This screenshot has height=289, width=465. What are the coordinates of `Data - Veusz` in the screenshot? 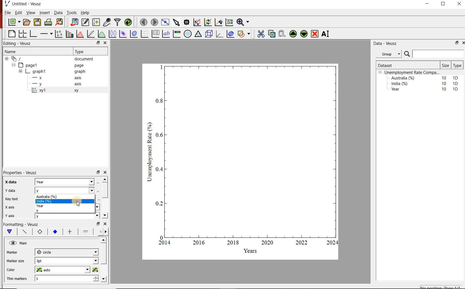 It's located at (391, 43).